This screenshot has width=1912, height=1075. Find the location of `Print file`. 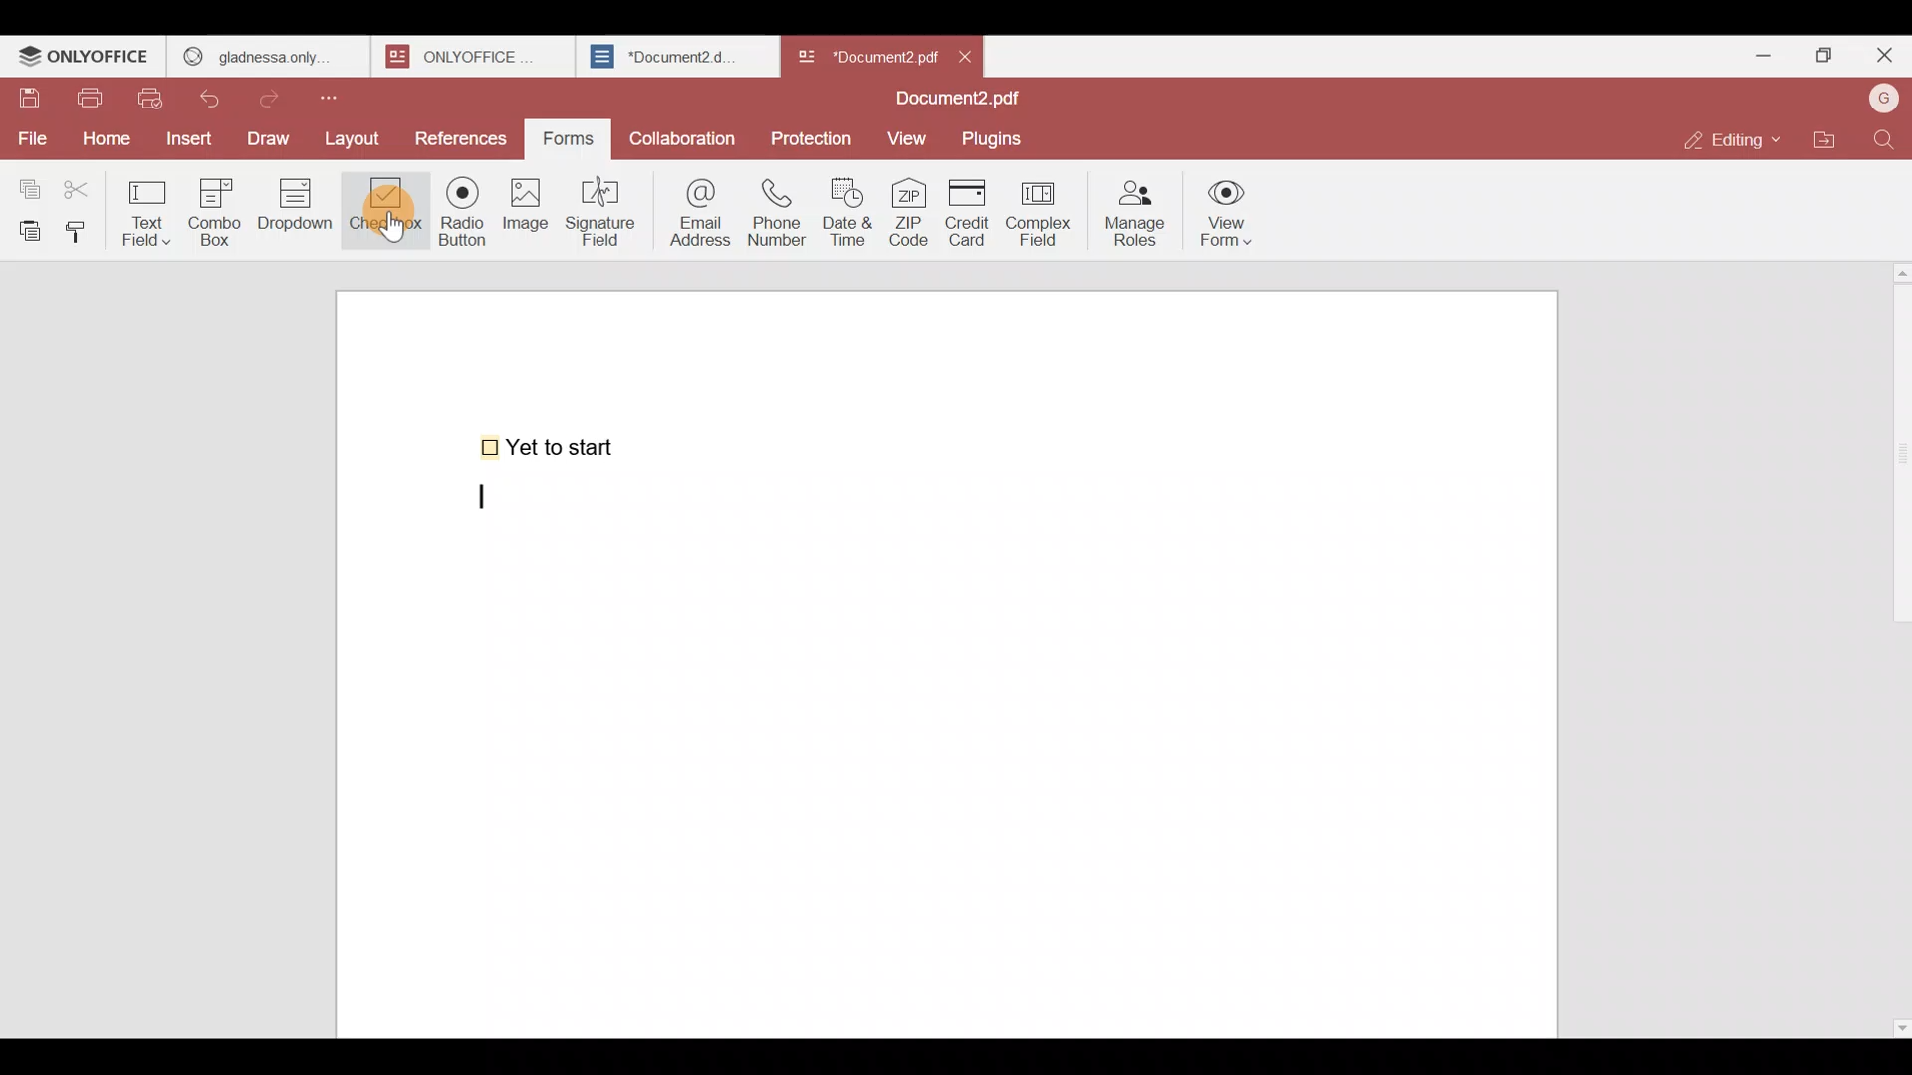

Print file is located at coordinates (94, 100).